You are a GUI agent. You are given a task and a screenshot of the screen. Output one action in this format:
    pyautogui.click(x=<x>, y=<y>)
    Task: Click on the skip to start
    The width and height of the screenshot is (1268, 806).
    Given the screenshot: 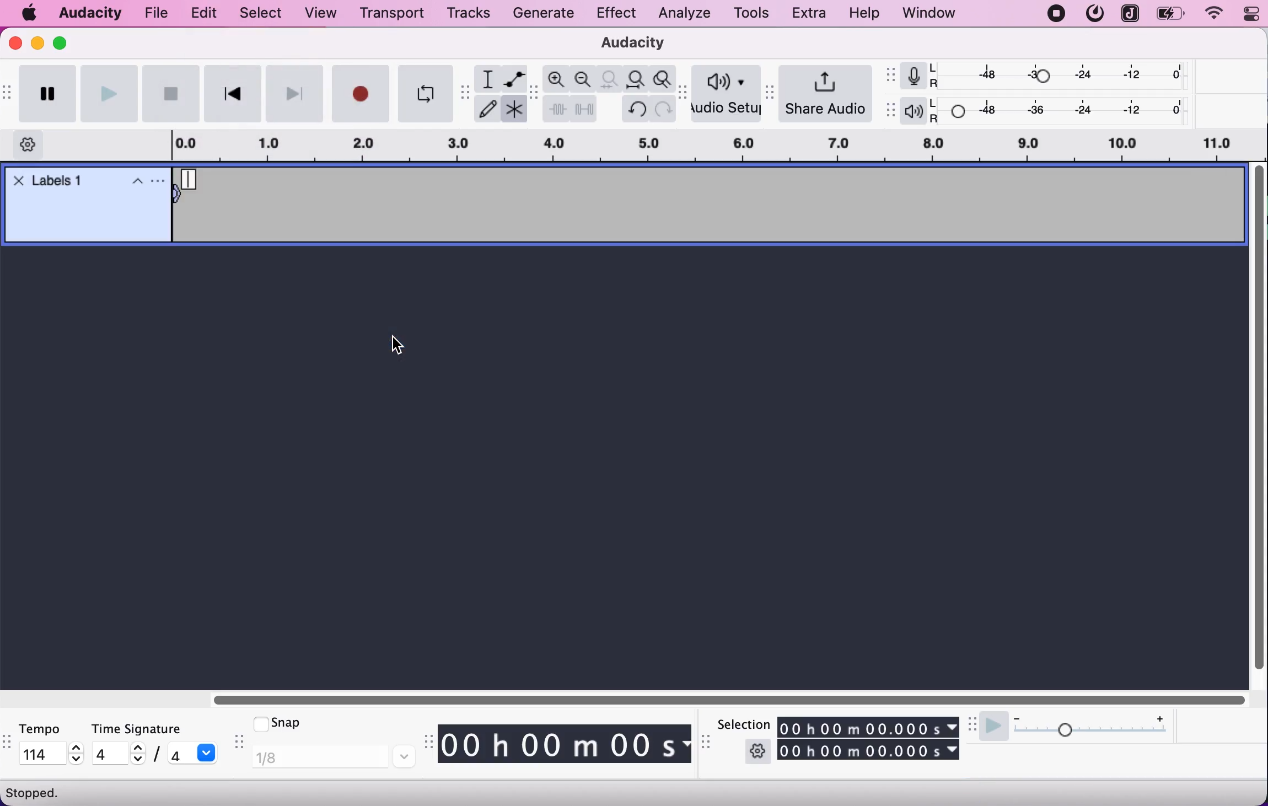 What is the action you would take?
    pyautogui.click(x=235, y=93)
    